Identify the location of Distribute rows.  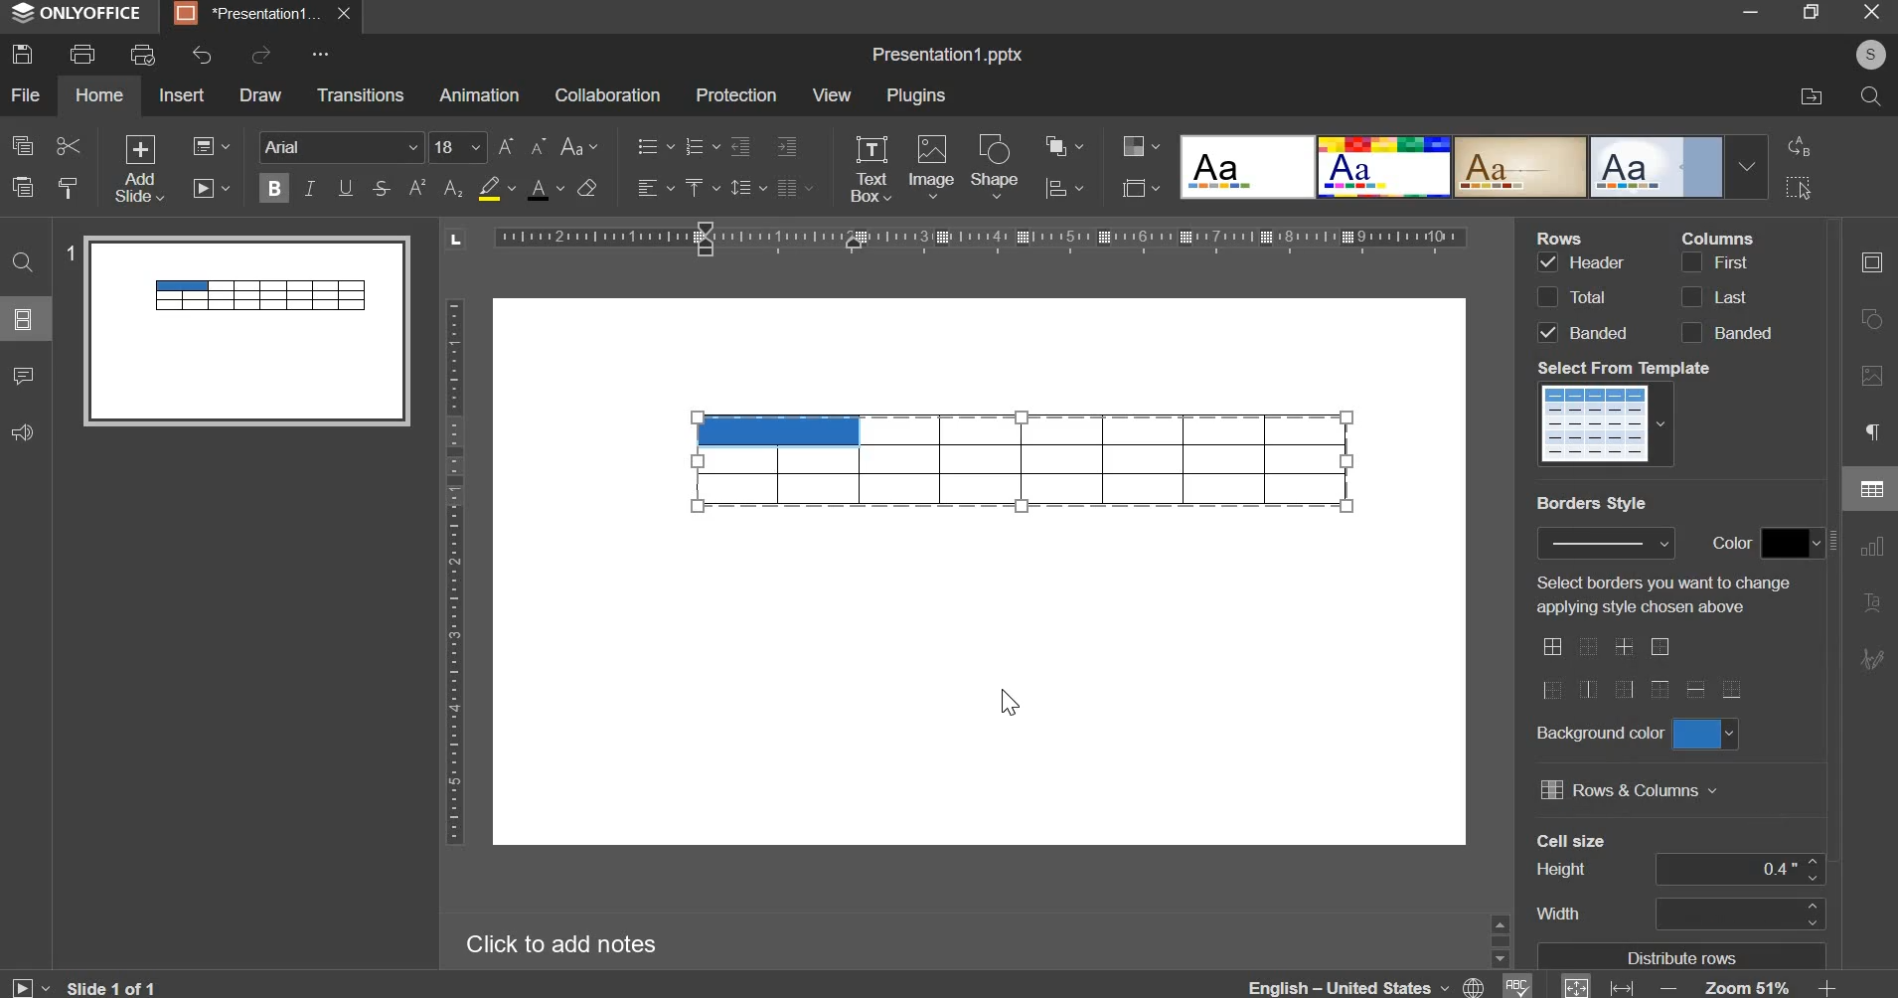
(1685, 956).